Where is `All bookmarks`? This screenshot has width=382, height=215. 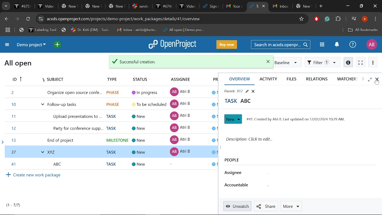 All bookmarks is located at coordinates (363, 30).